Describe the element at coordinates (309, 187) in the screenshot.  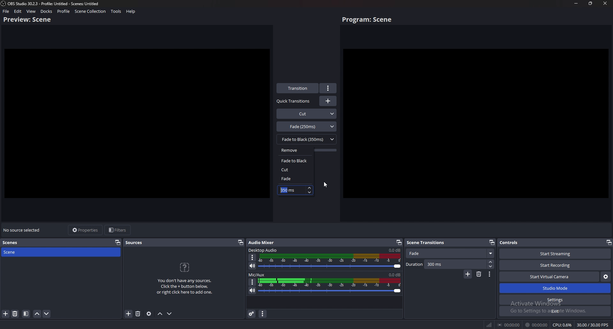
I see `increase duration` at that location.